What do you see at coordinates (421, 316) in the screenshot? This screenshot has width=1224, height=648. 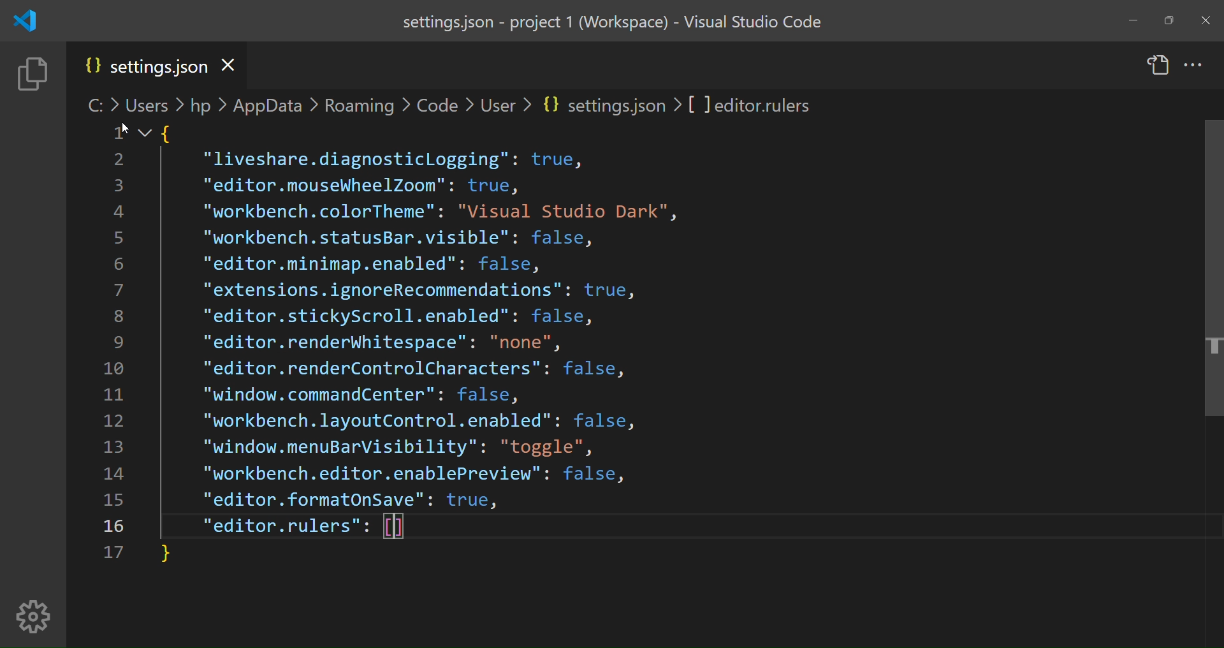 I see `code` at bounding box center [421, 316].